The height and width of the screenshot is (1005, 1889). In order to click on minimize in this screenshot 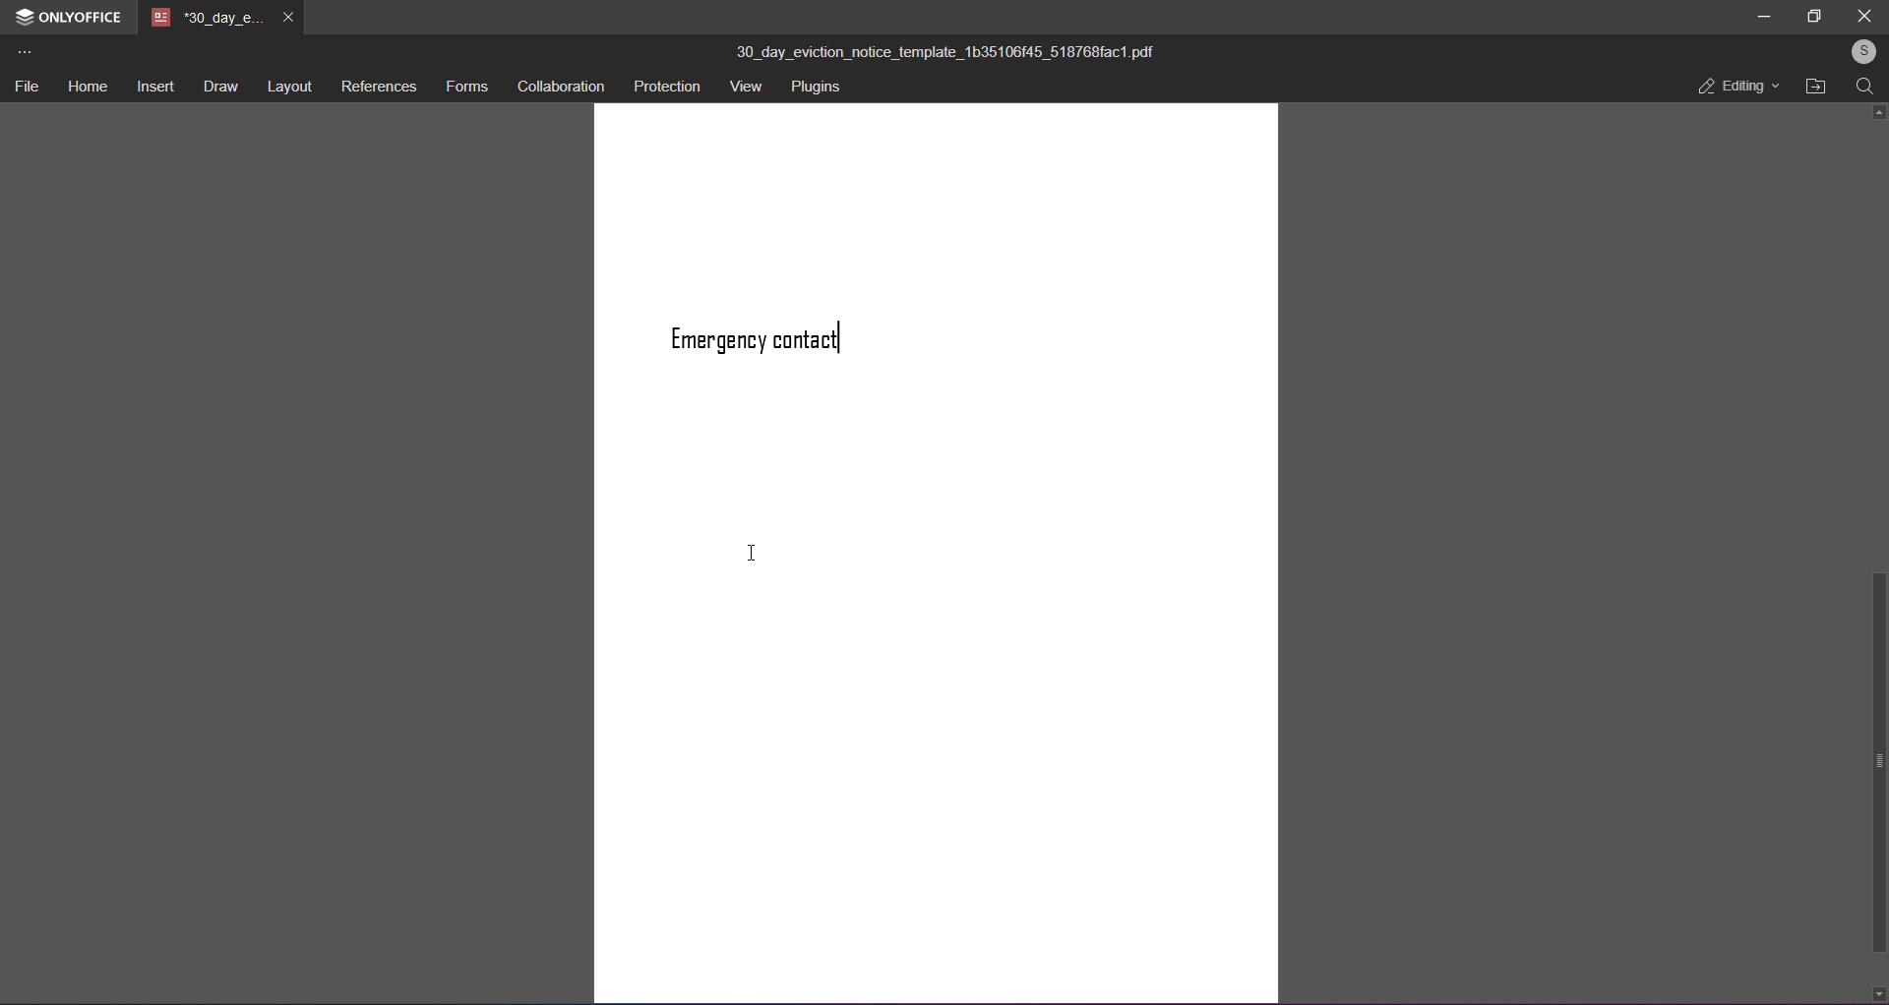, I will do `click(1764, 16)`.